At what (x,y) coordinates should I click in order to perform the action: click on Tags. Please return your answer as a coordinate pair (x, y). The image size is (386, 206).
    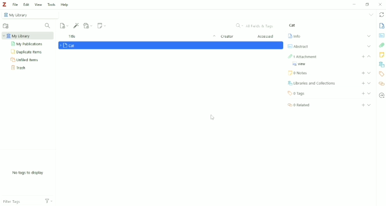
    Looking at the image, I should click on (298, 93).